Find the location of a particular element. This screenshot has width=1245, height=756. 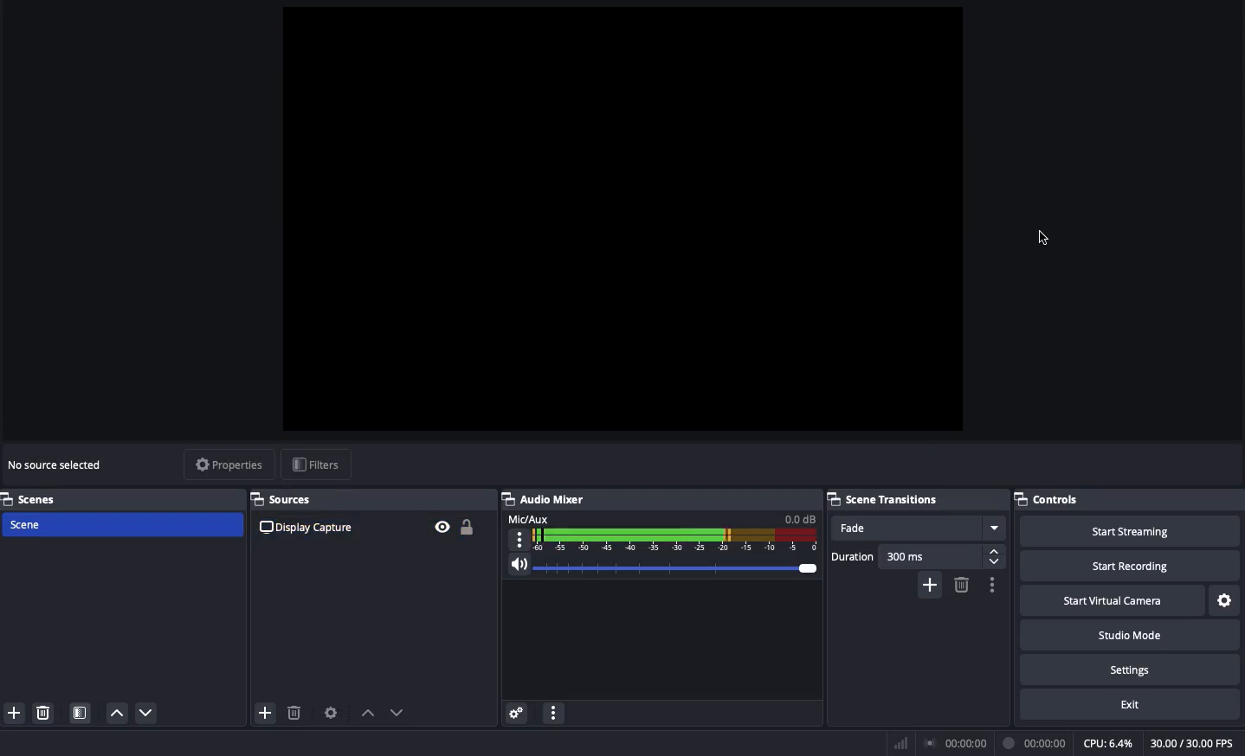

Move down is located at coordinates (147, 713).